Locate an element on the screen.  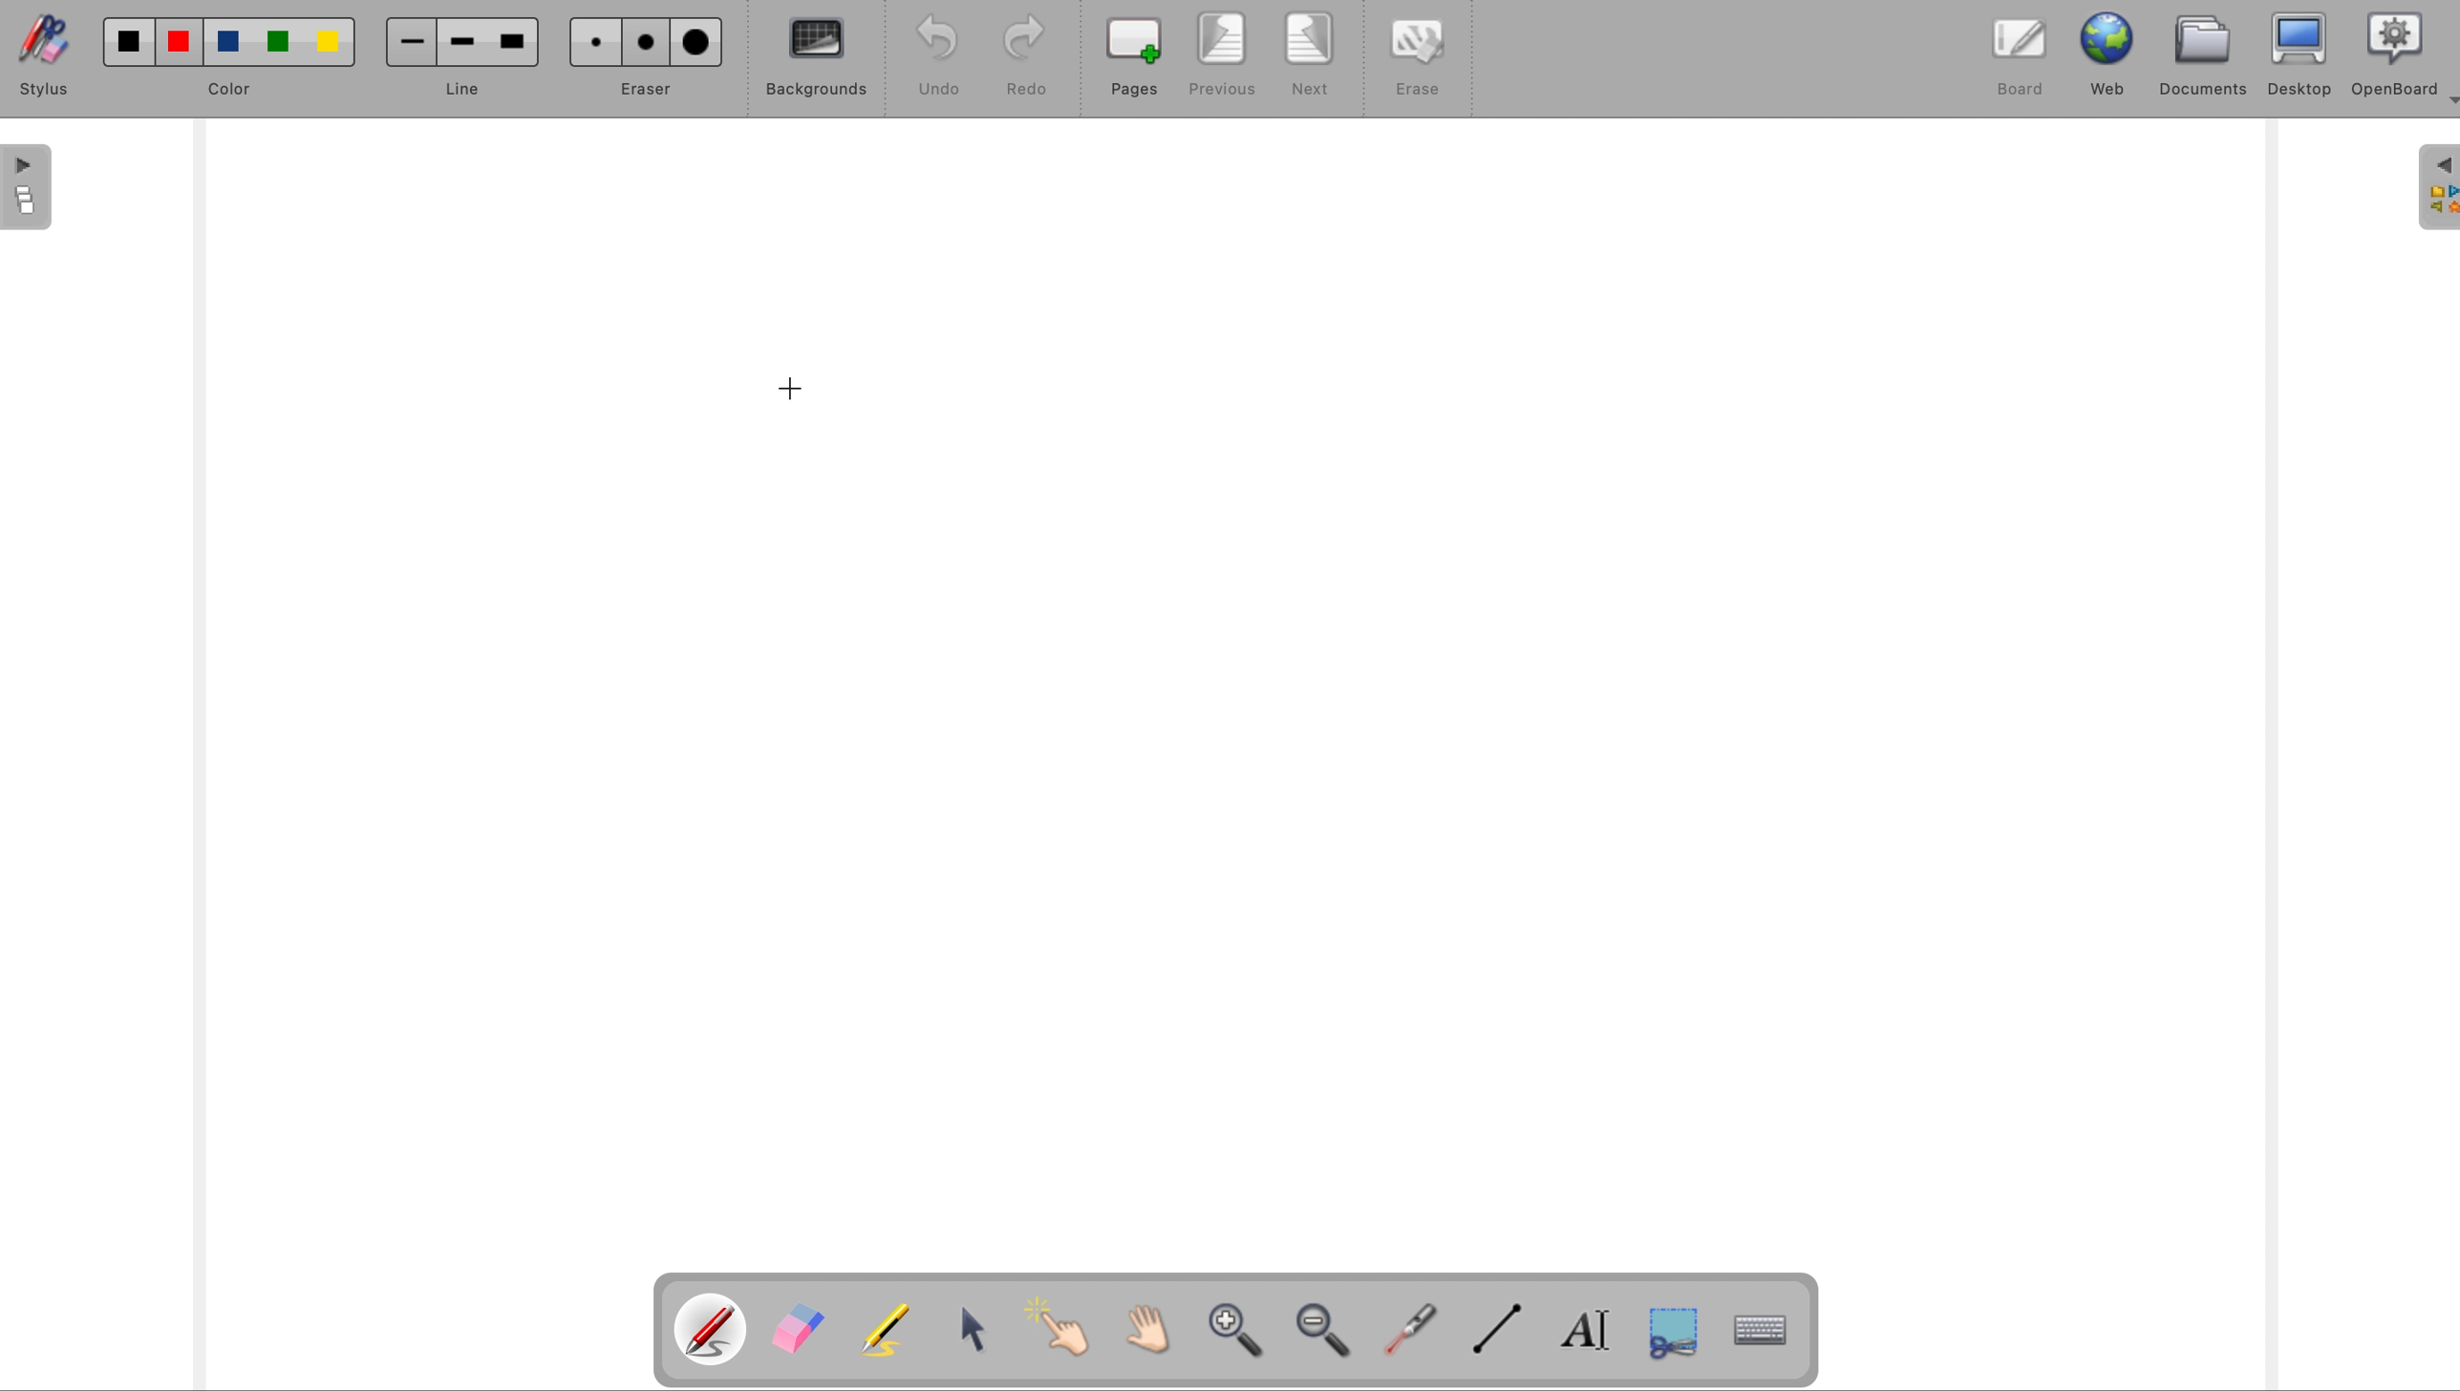
pen is located at coordinates (712, 1330).